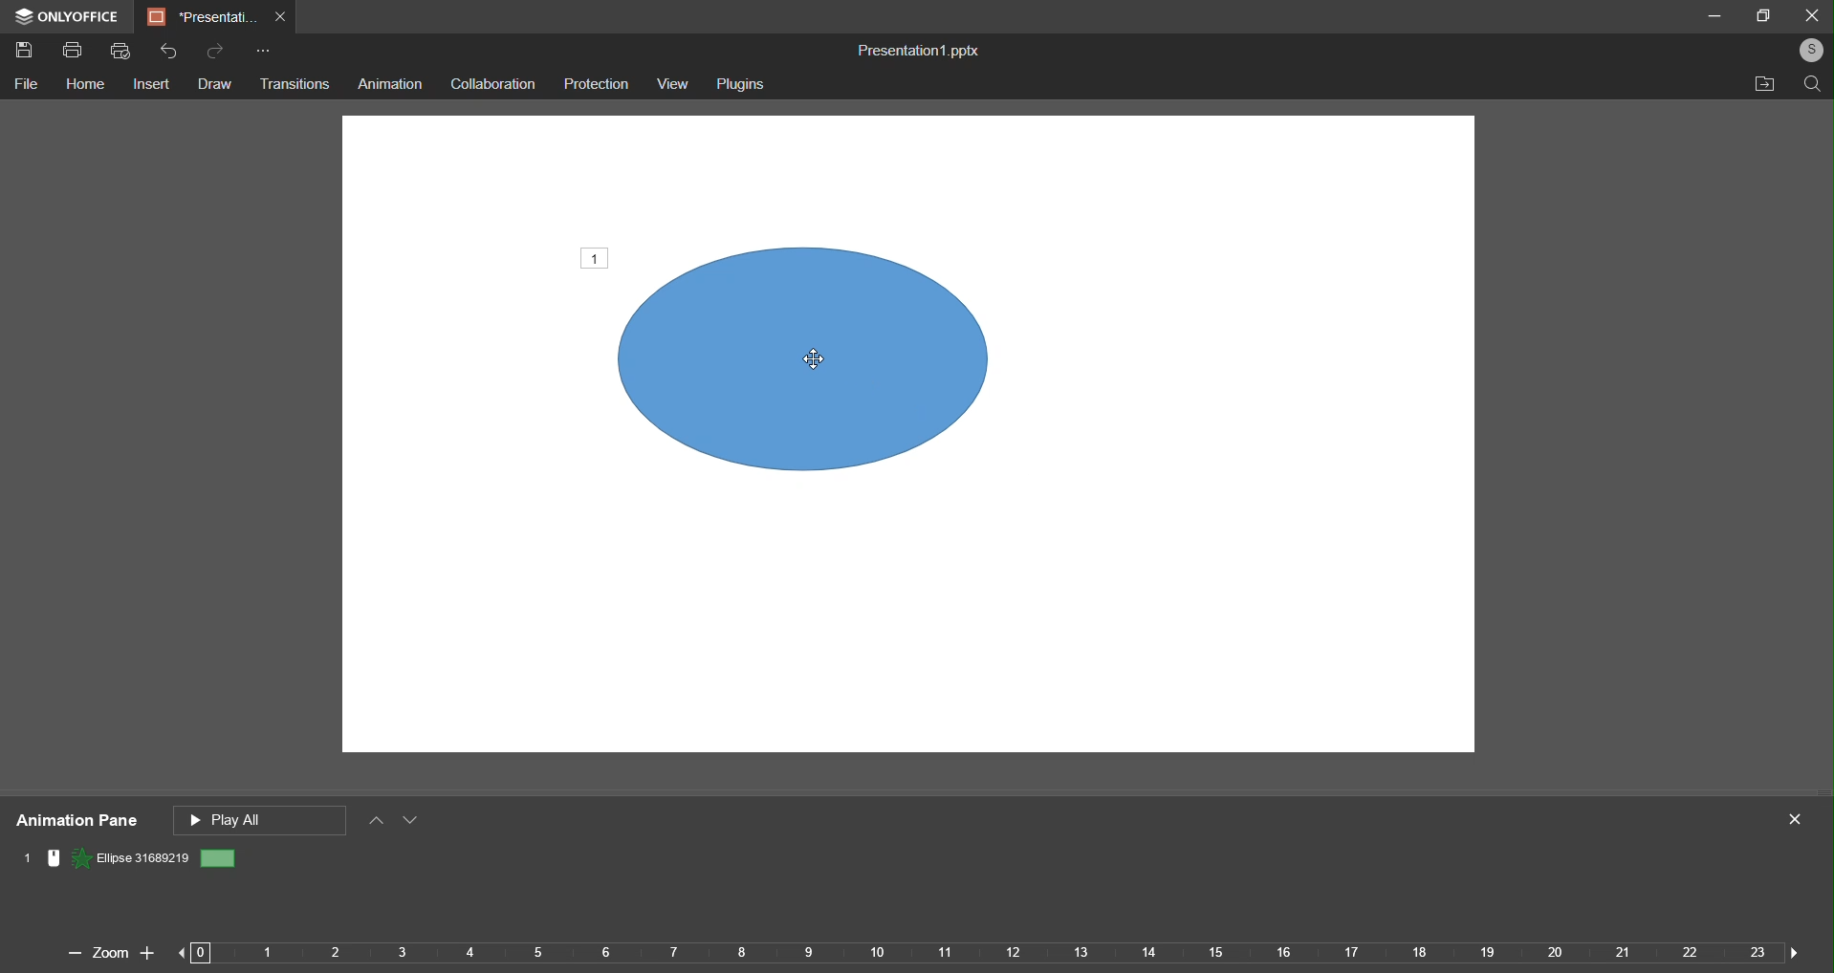 This screenshot has width=1834, height=973. Describe the element at coordinates (597, 83) in the screenshot. I see `prediction` at that location.